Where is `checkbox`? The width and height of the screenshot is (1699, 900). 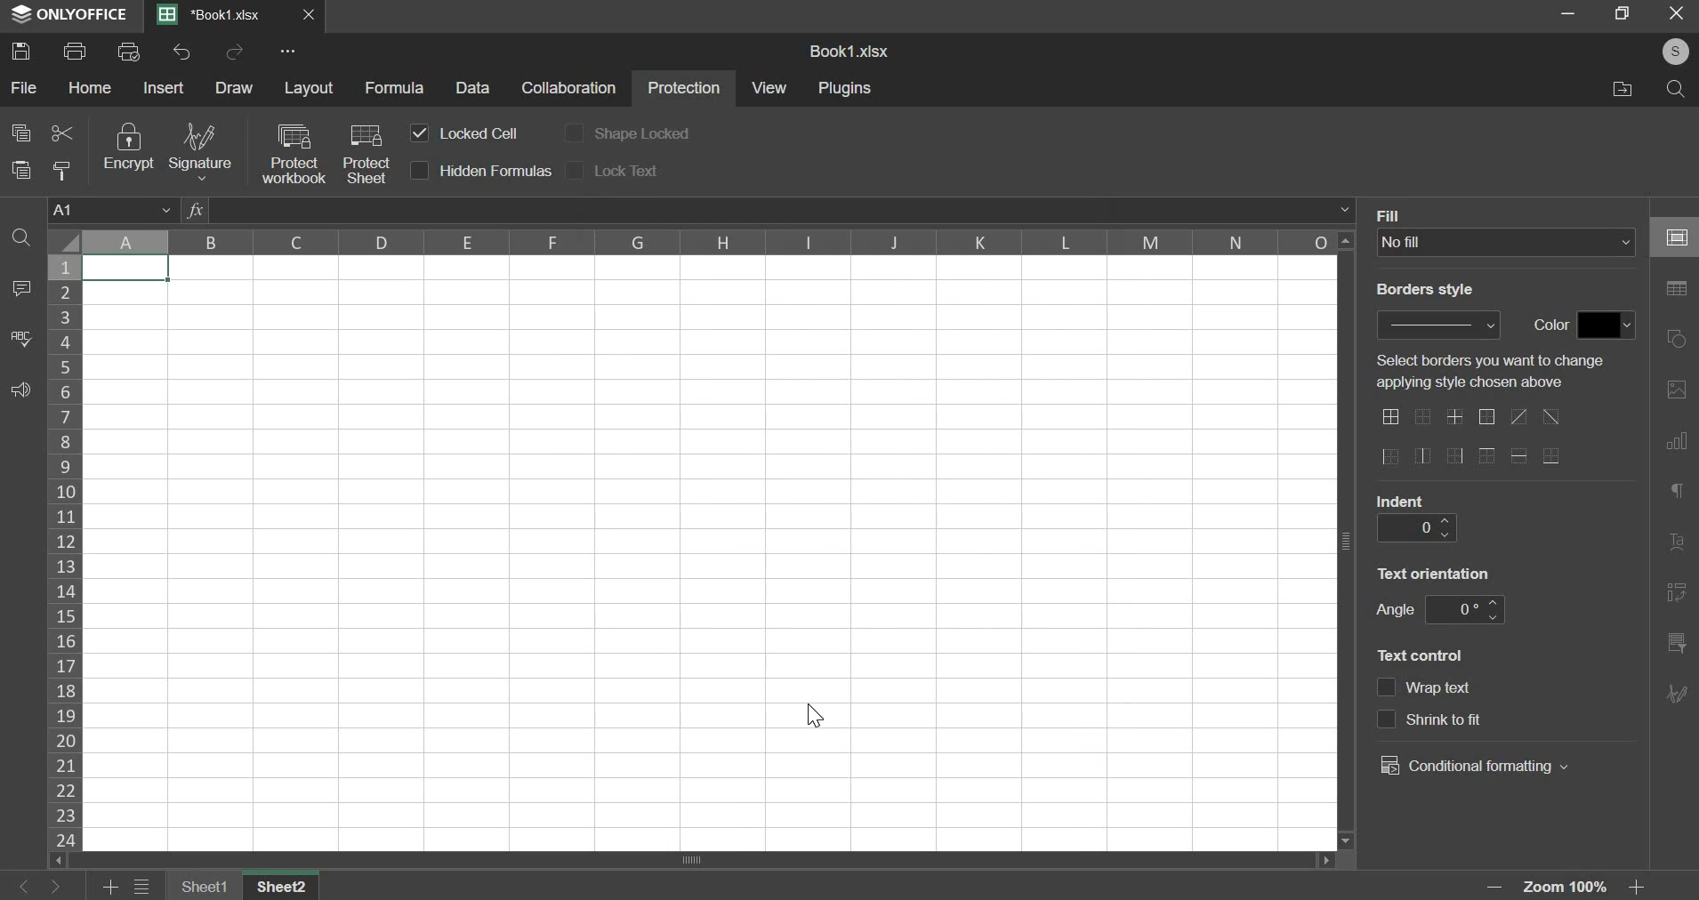
checkbox is located at coordinates (1387, 688).